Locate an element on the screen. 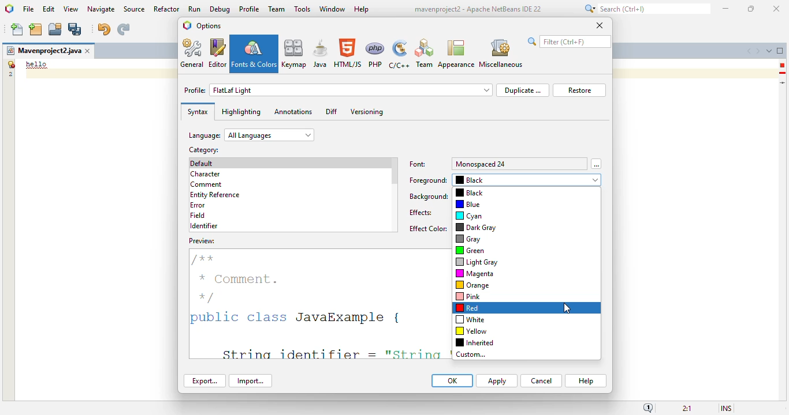  save all is located at coordinates (75, 29).